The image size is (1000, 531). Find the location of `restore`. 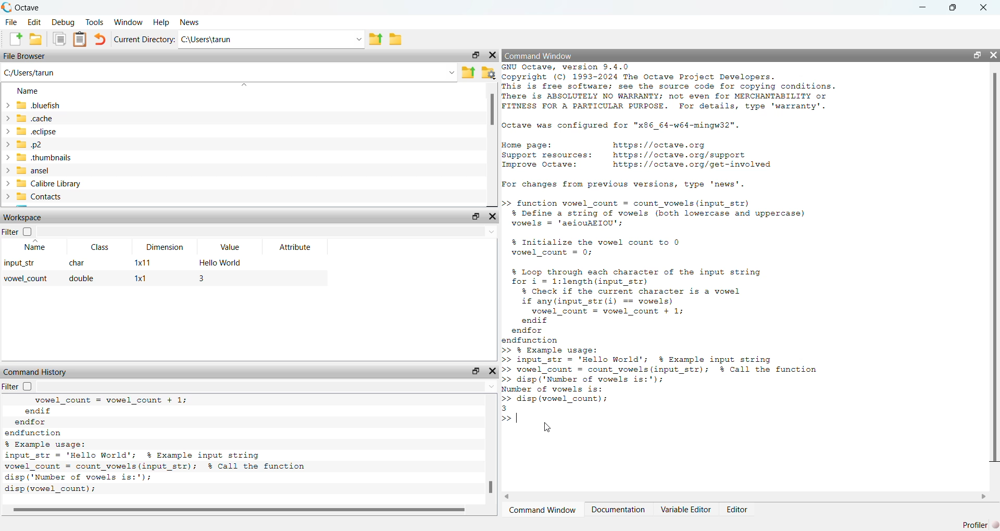

restore is located at coordinates (953, 7).